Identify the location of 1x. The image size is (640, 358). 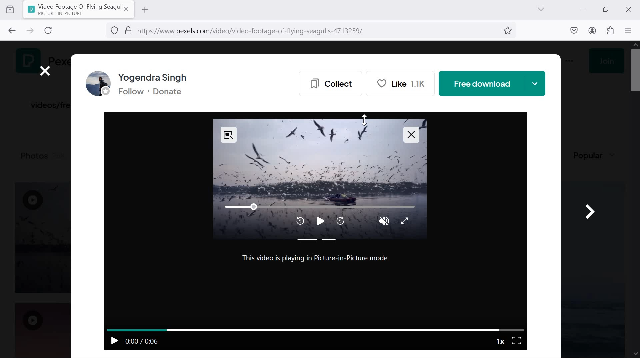
(500, 340).